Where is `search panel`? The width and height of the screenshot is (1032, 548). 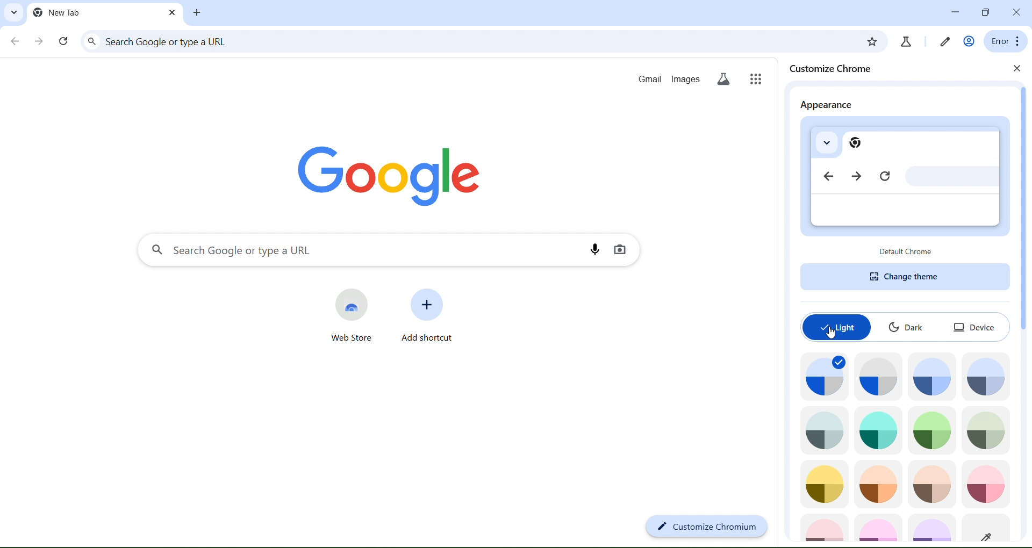 search panel is located at coordinates (367, 250).